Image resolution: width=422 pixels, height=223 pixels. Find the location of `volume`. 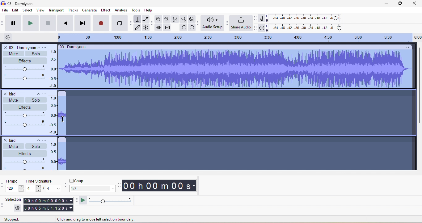

volume is located at coordinates (24, 69).